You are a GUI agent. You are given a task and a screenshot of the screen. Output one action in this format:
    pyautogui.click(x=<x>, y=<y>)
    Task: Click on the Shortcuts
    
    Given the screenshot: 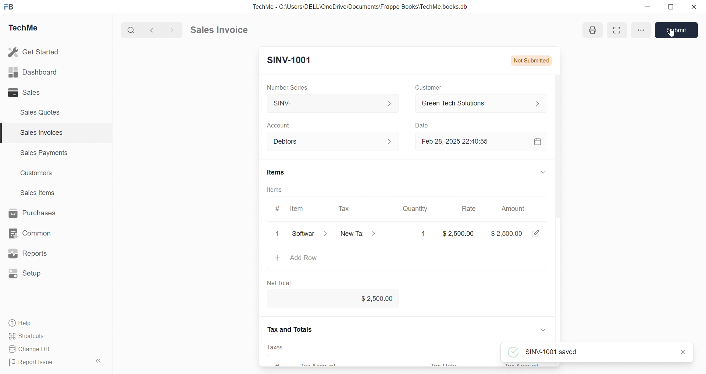 What is the action you would take?
    pyautogui.click(x=28, y=336)
    